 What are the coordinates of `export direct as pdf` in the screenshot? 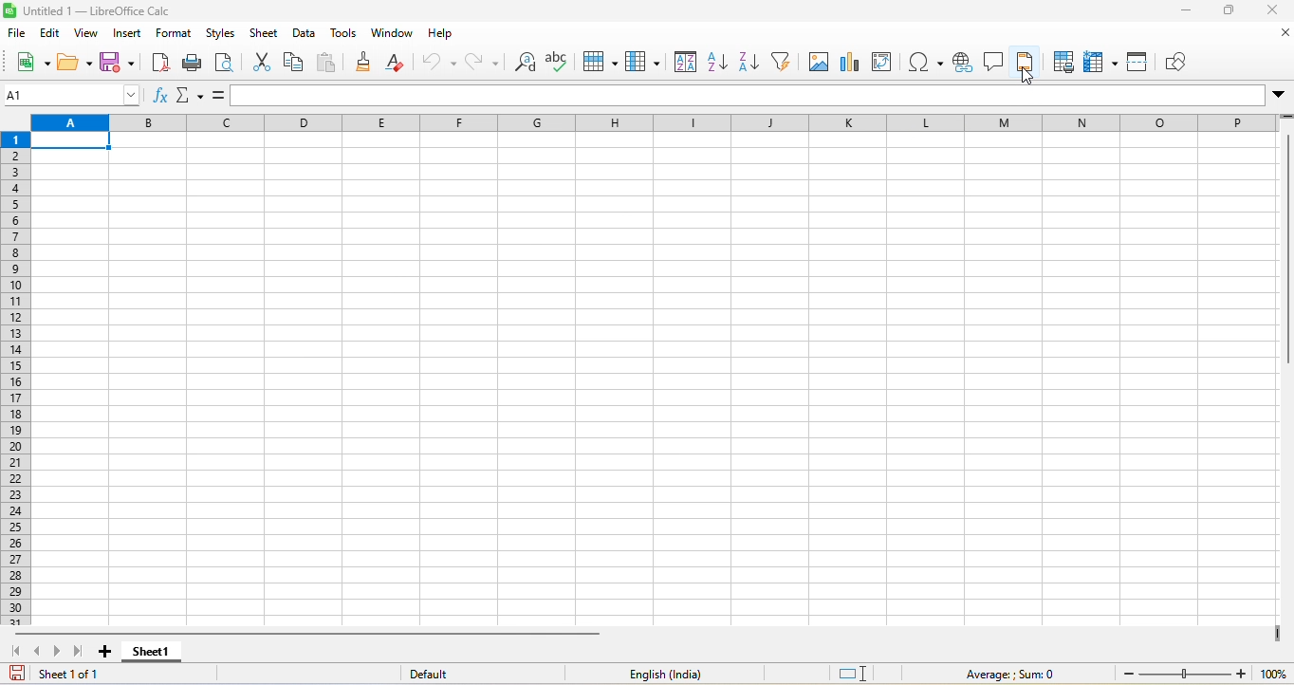 It's located at (157, 66).